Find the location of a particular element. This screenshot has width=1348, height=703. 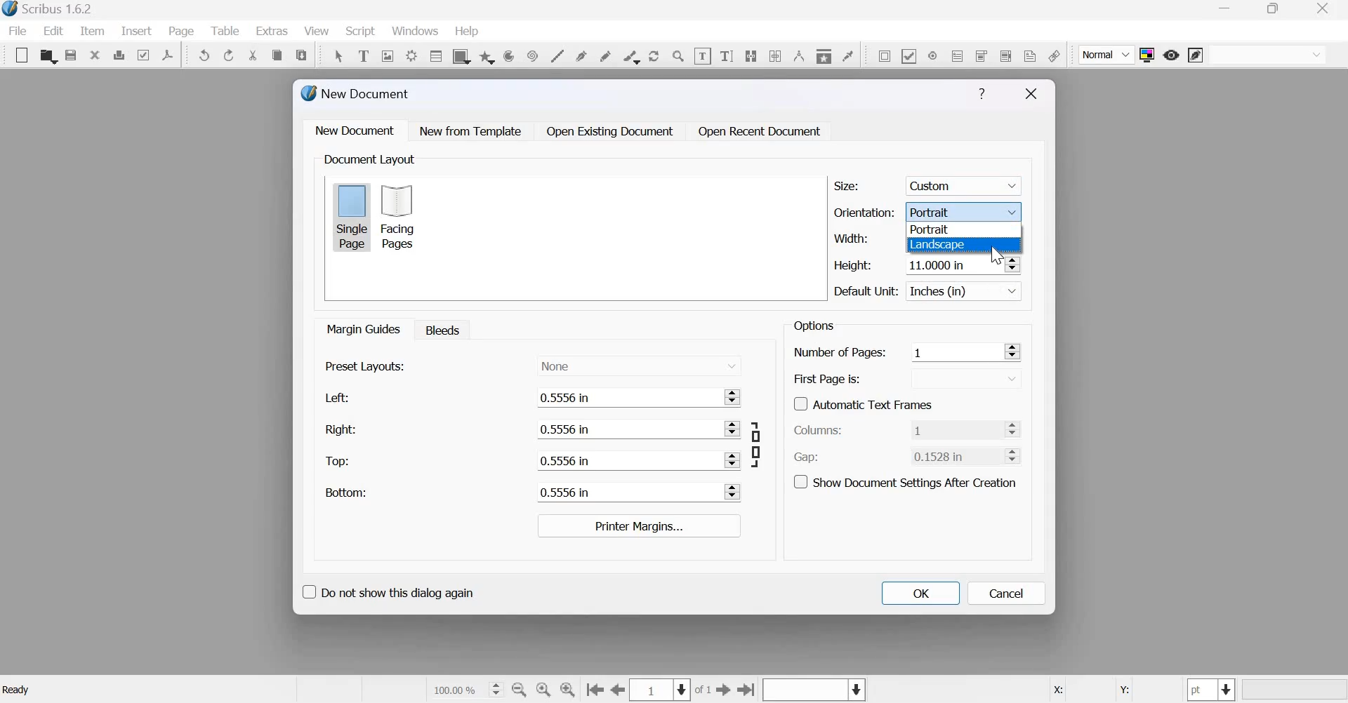

PDF combo box is located at coordinates (980, 55).